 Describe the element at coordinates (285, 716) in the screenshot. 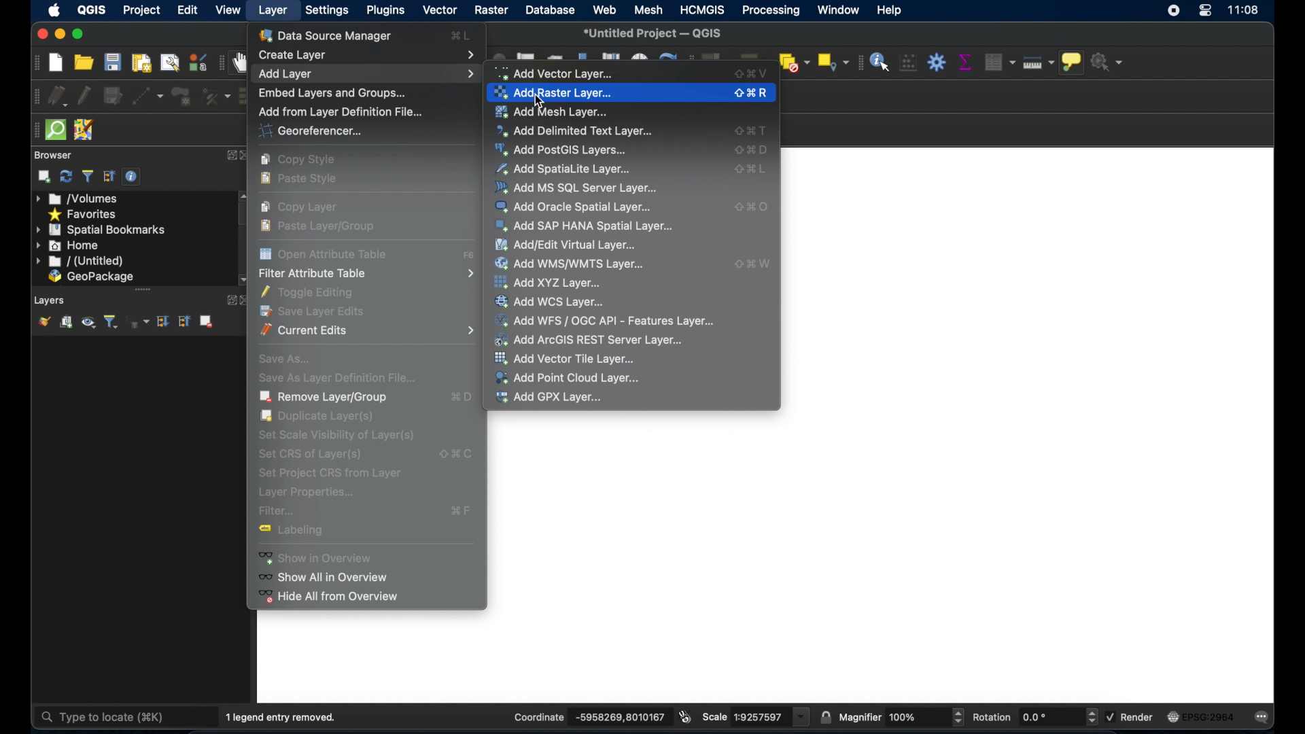

I see `1 legend entry removed` at that location.